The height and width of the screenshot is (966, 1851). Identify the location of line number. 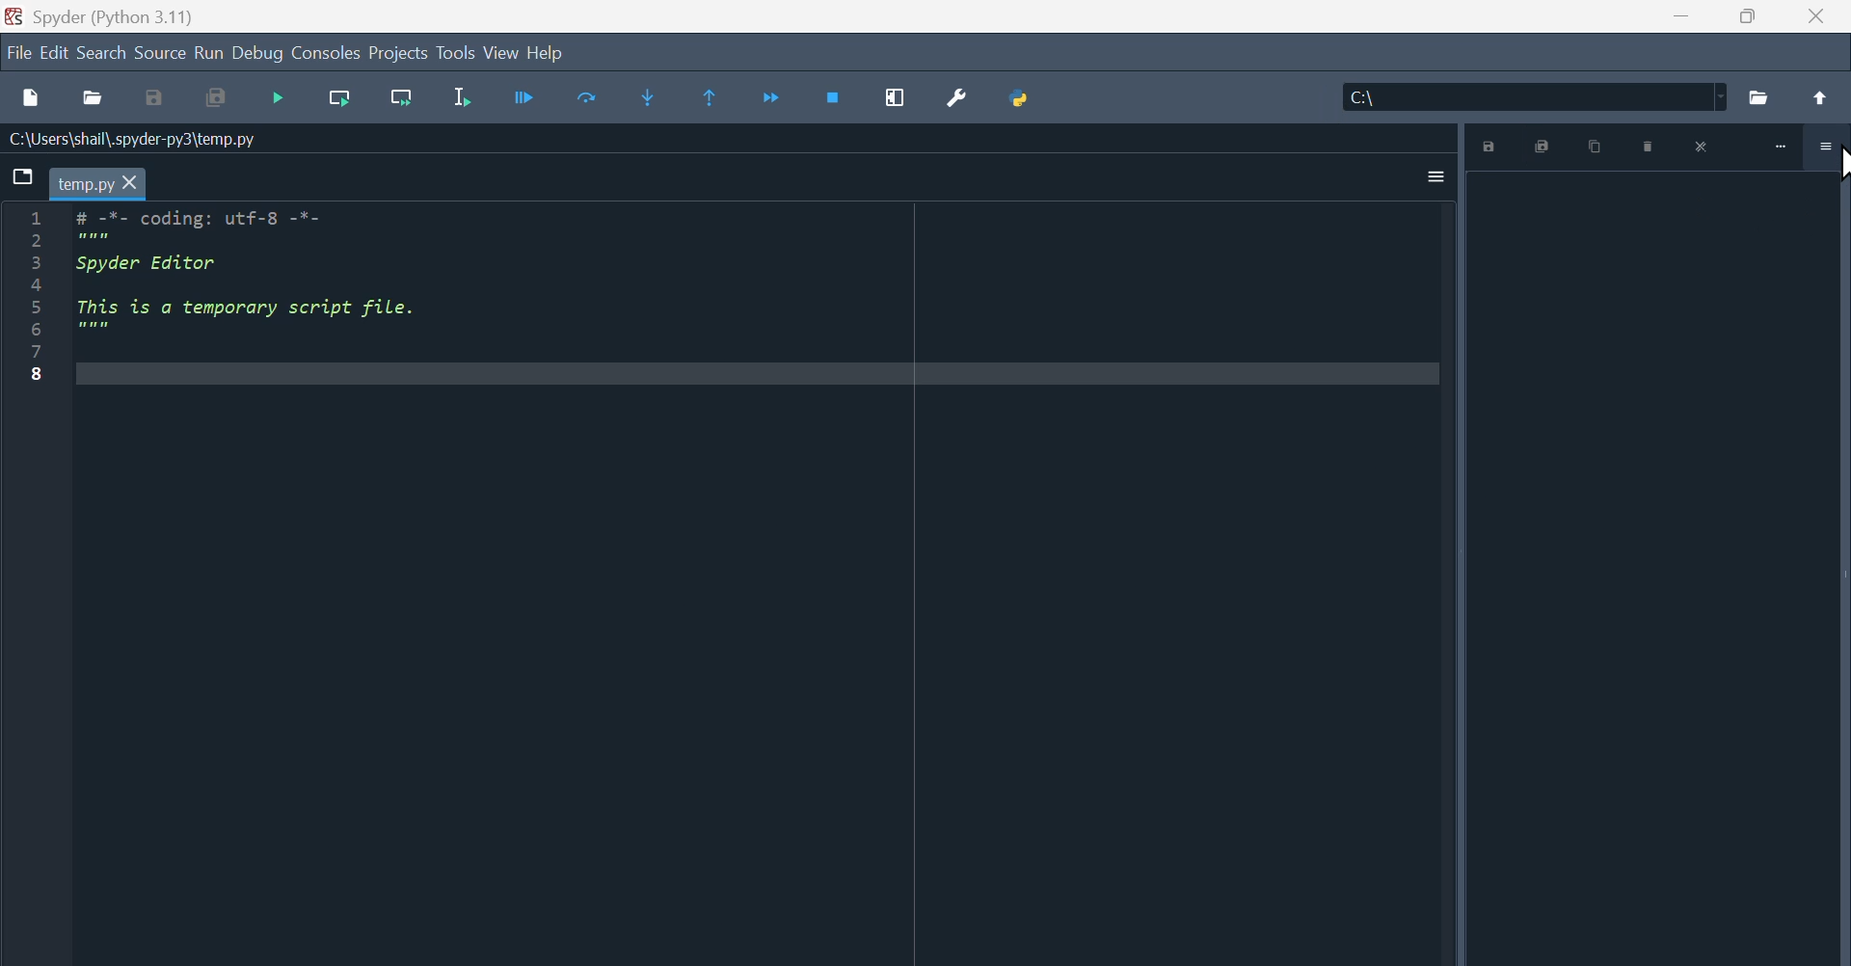
(42, 305).